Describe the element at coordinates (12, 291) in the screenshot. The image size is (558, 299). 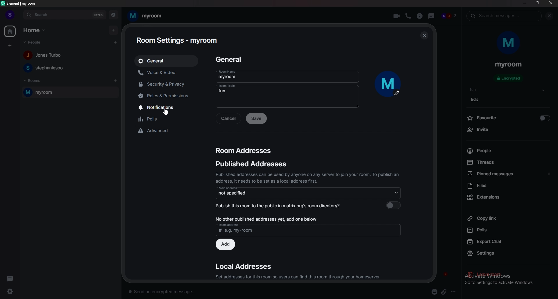
I see `settings` at that location.